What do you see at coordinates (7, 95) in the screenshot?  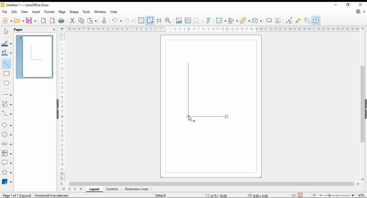 I see `lines and arrows` at bounding box center [7, 95].